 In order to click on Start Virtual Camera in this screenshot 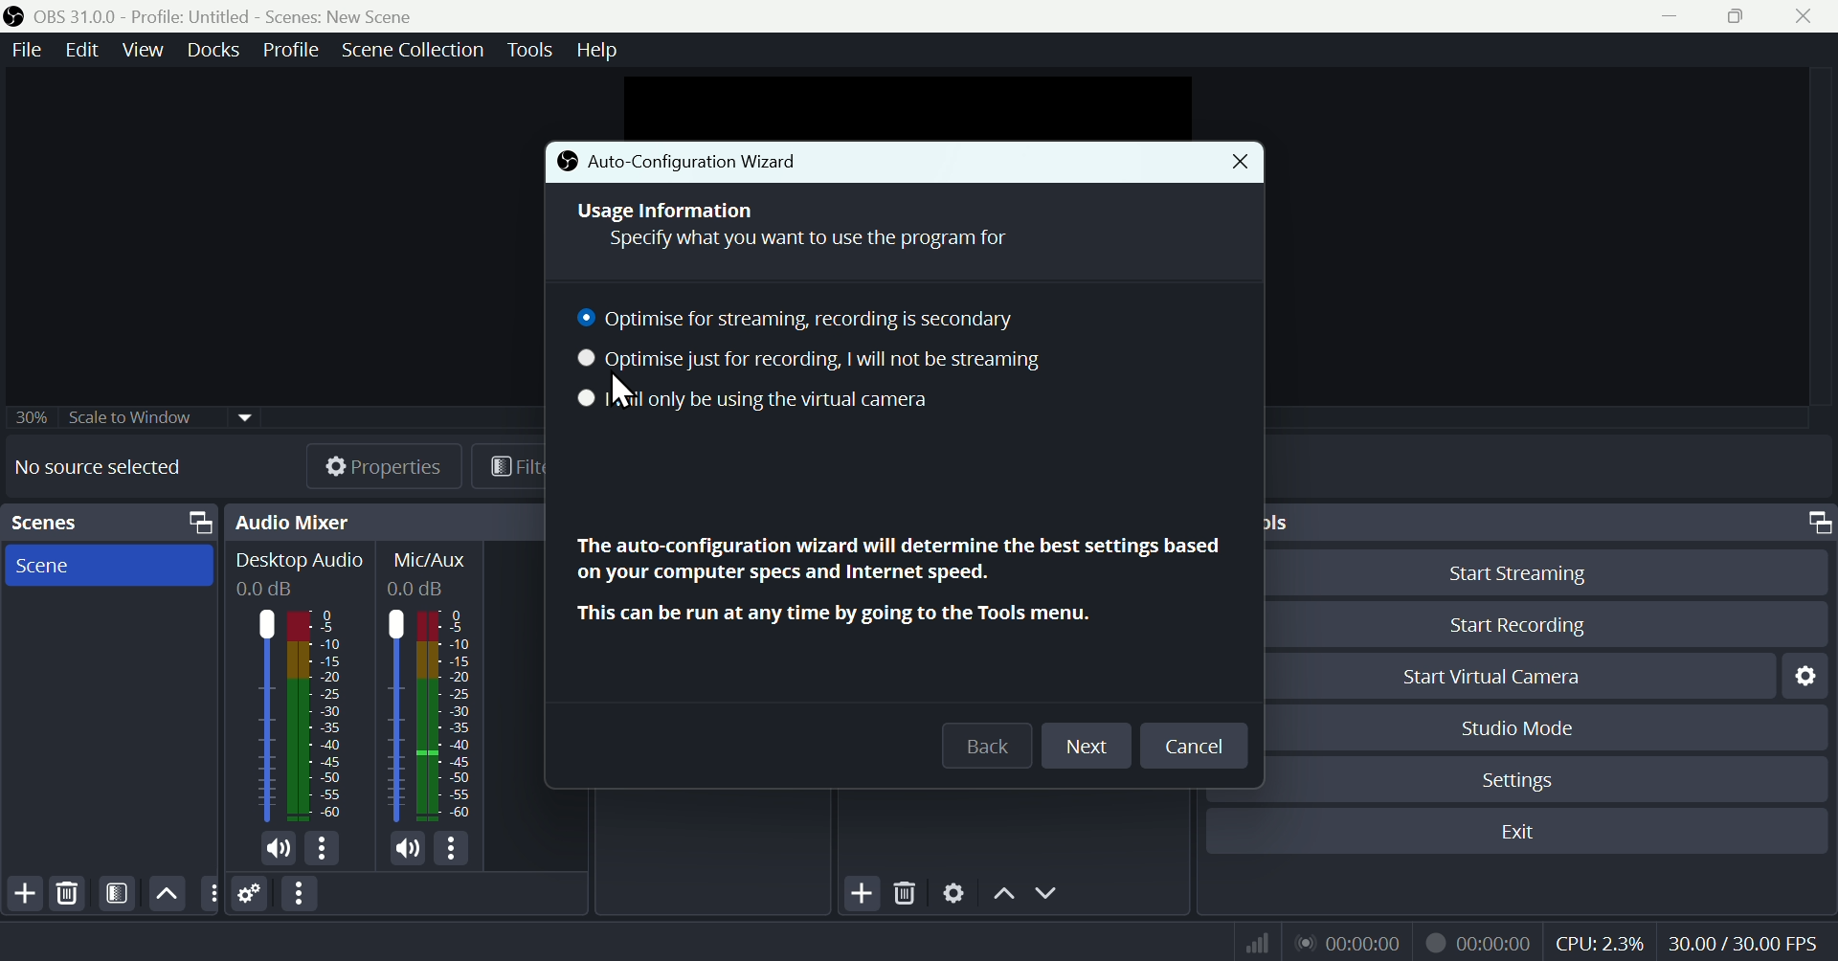, I will do `click(1519, 675)`.